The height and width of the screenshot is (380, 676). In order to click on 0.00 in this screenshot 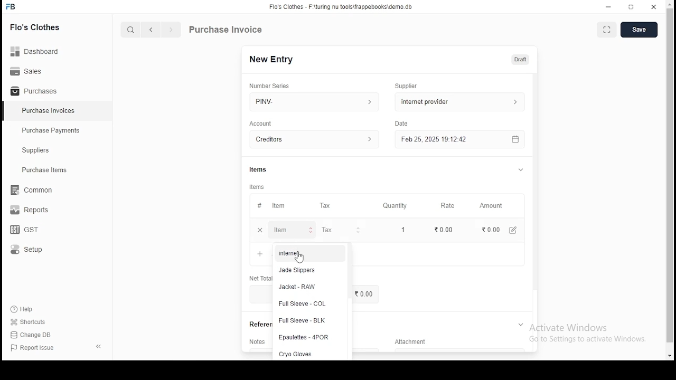, I will do `click(487, 230)`.